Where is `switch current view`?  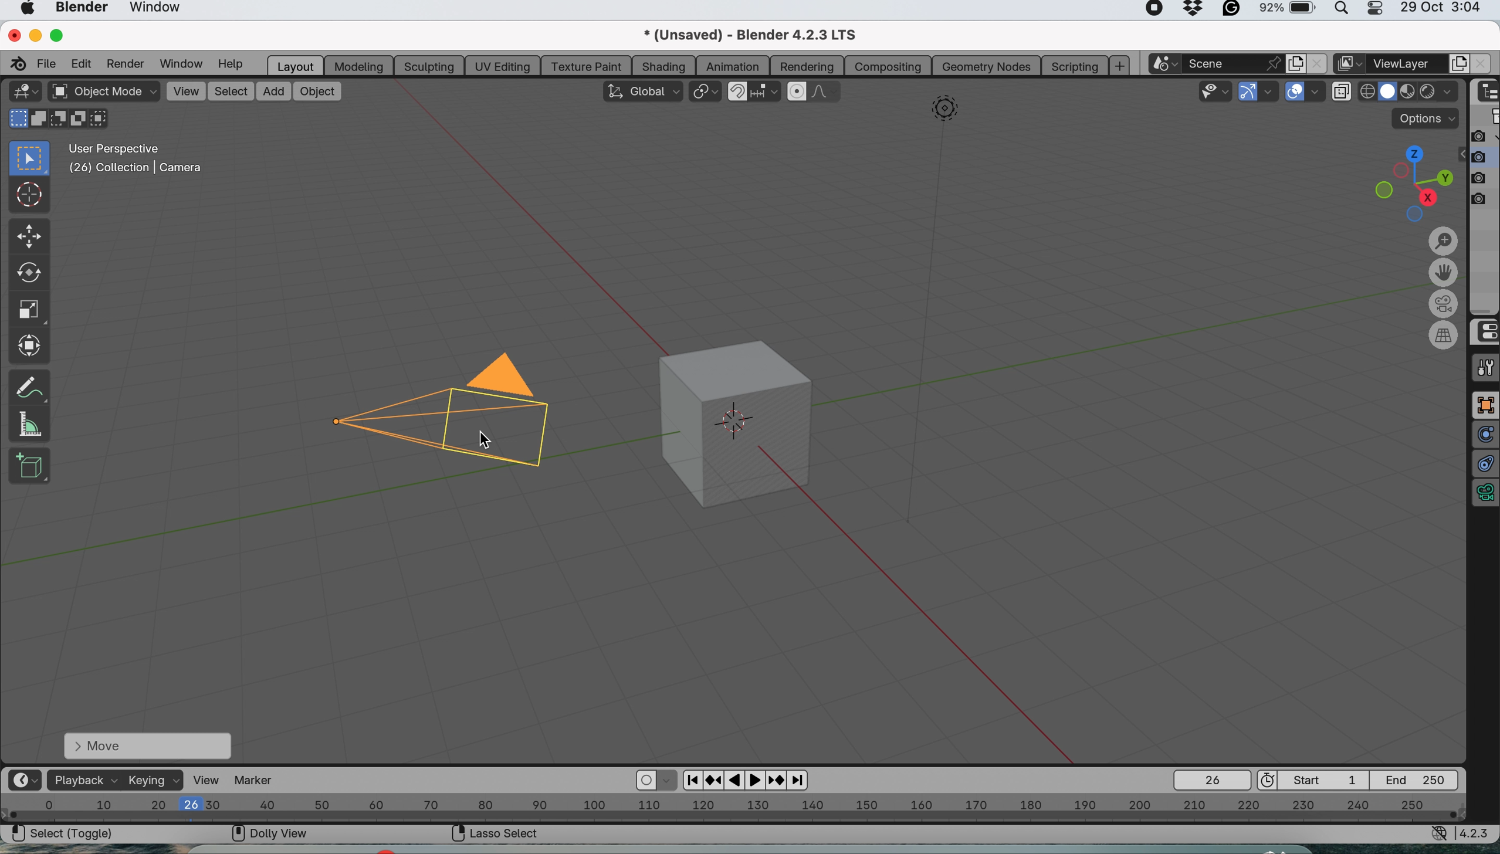 switch current view is located at coordinates (1445, 335).